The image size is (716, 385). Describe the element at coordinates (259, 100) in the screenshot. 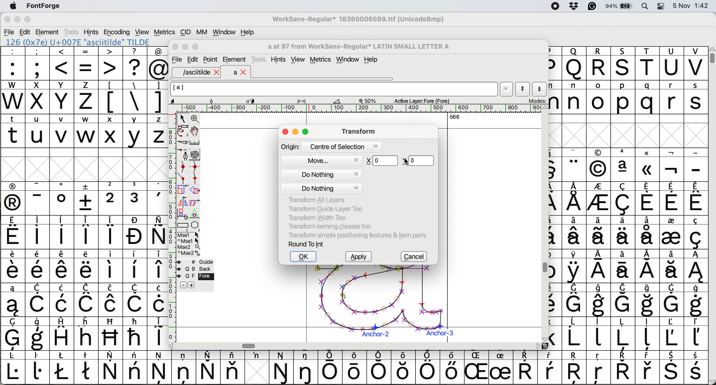

I see `glyph details` at that location.